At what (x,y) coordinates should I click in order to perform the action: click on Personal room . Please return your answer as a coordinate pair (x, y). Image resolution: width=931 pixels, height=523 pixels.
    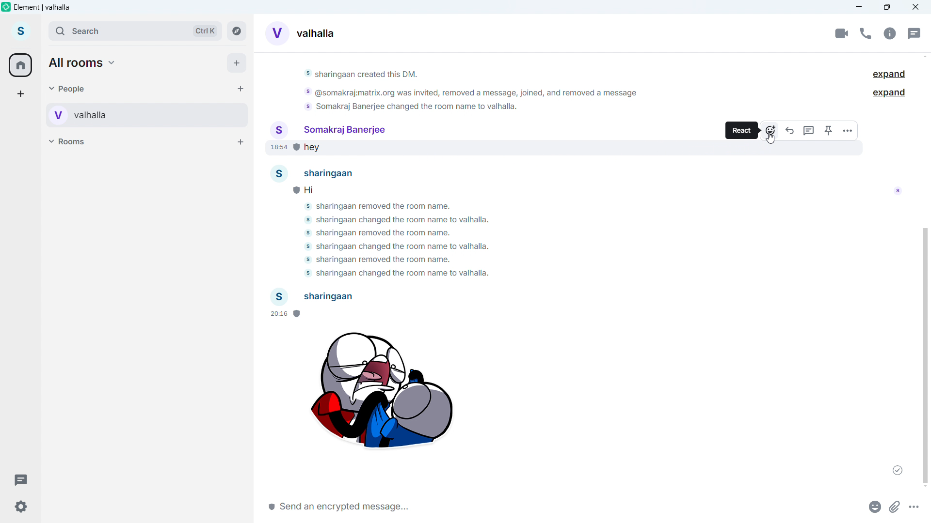
    Looking at the image, I should click on (116, 115).